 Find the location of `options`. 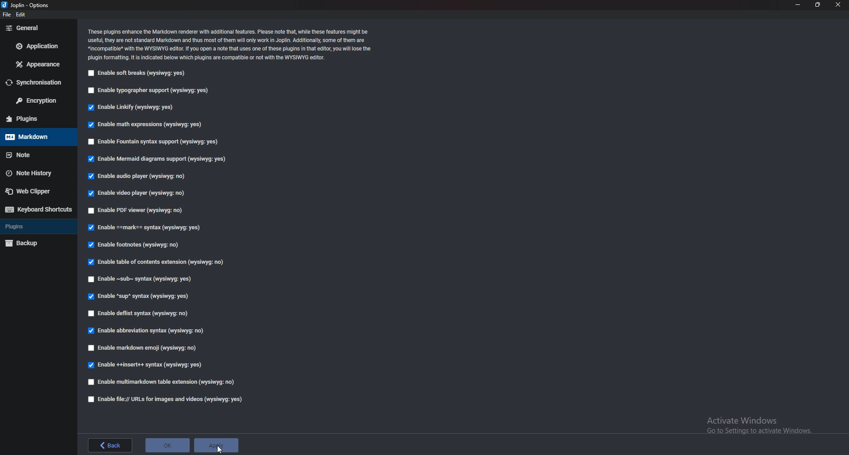

options is located at coordinates (29, 5).